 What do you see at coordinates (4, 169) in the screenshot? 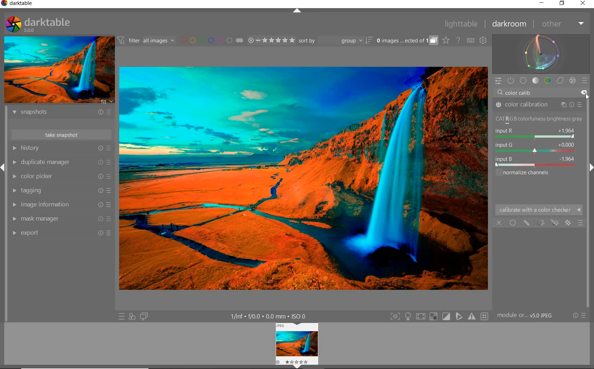
I see `Expand/Collapse` at bounding box center [4, 169].